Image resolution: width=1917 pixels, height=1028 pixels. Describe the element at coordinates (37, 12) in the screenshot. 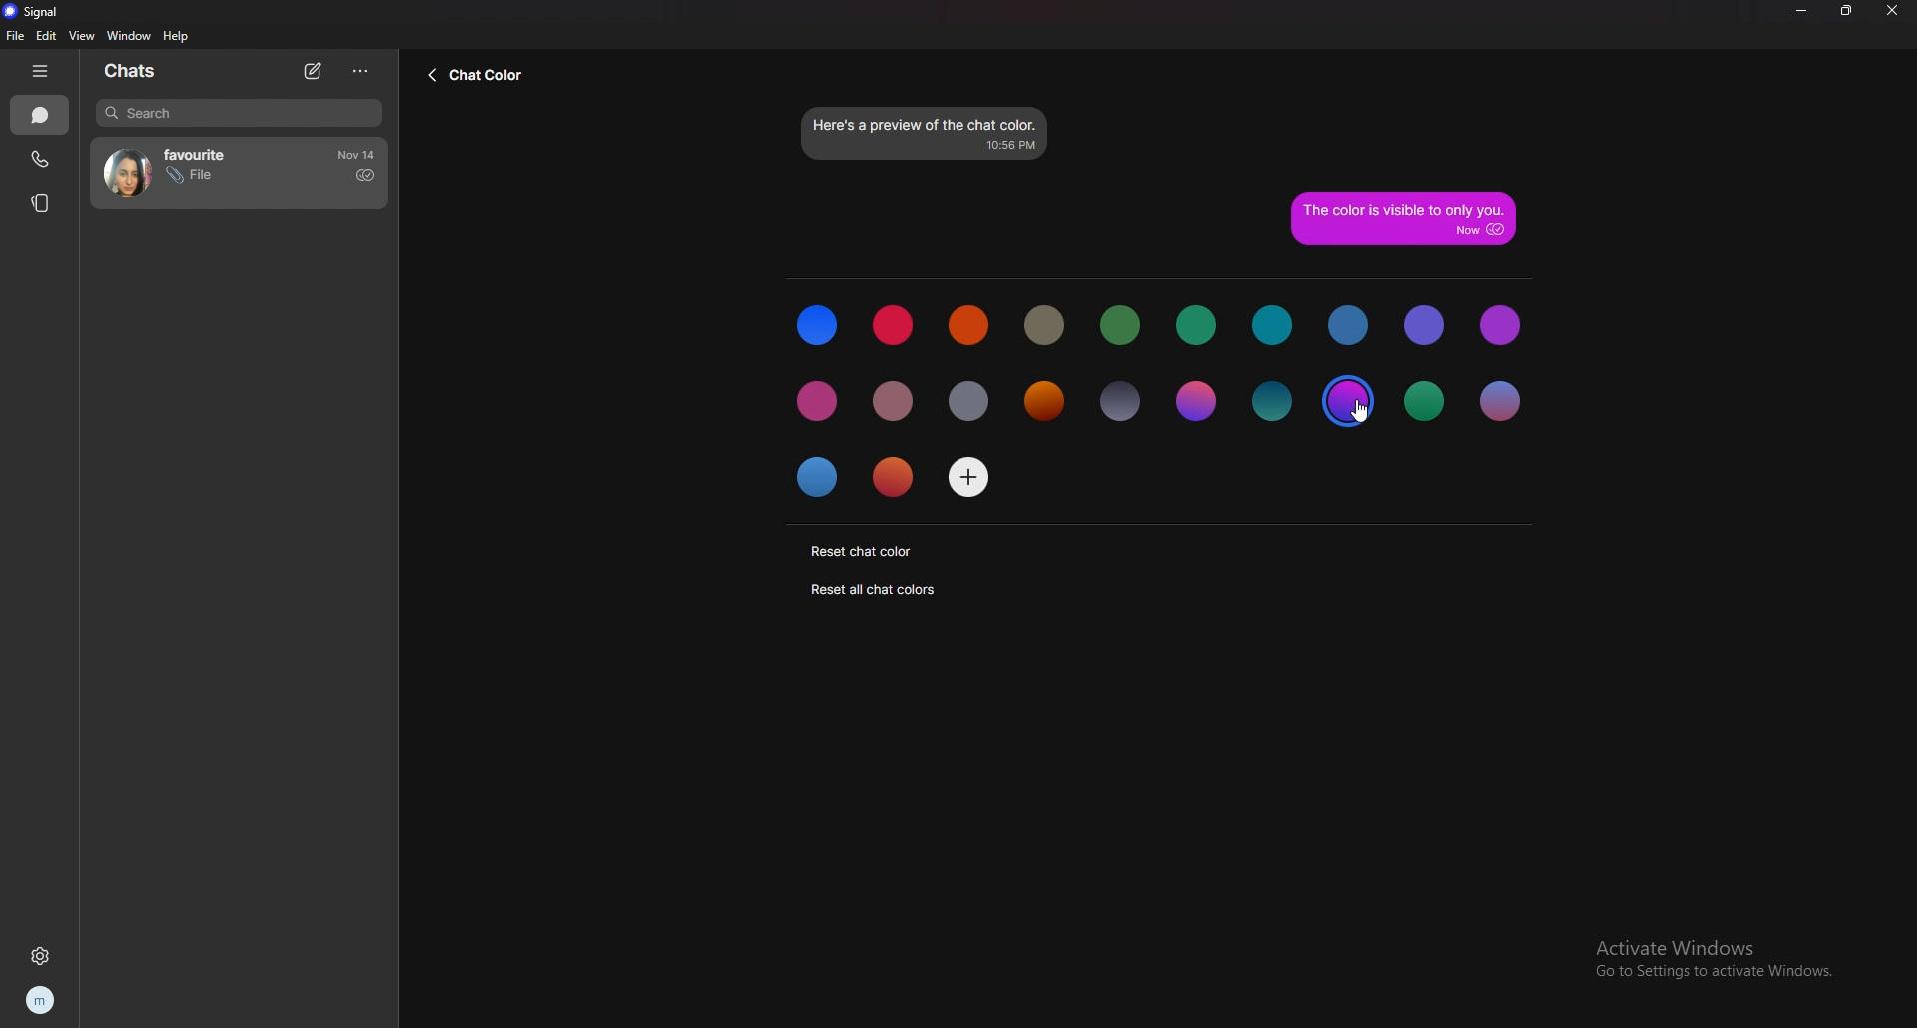

I see `signal` at that location.